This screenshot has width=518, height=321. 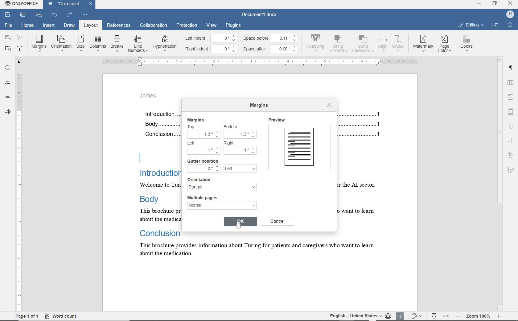 What do you see at coordinates (400, 315) in the screenshot?
I see `spell check` at bounding box center [400, 315].